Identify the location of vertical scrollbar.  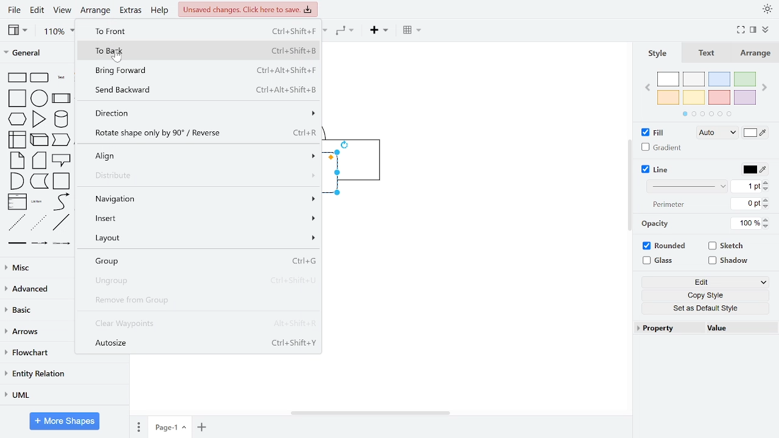
(630, 185).